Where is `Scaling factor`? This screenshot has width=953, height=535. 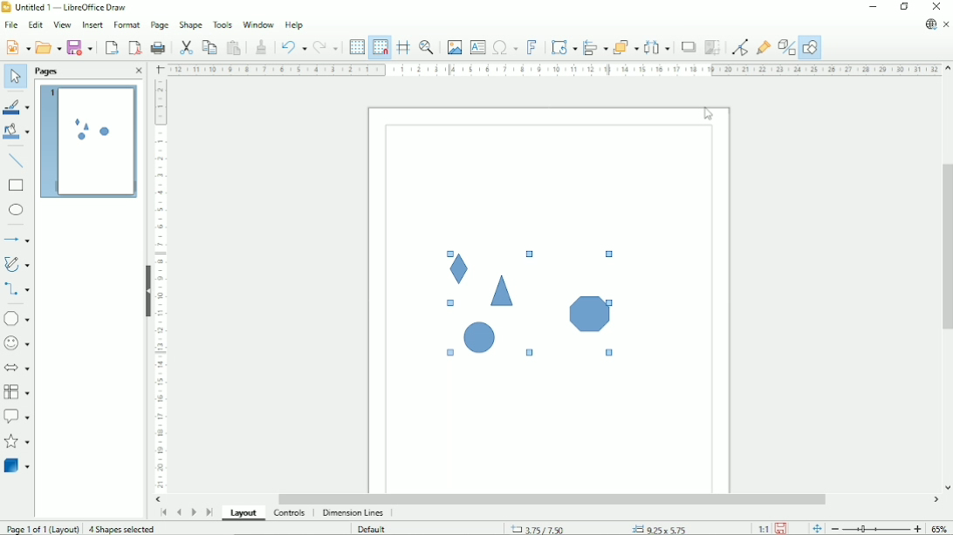
Scaling factor is located at coordinates (763, 528).